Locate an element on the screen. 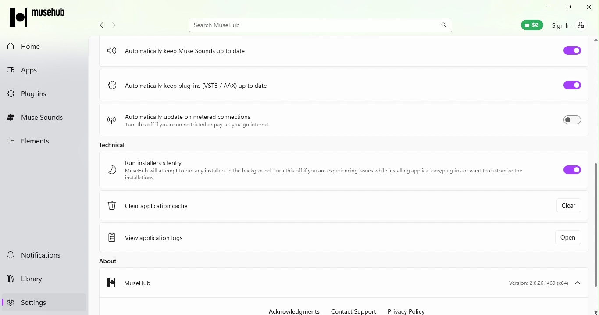 This screenshot has width=599, height=315. Clear application cache is located at coordinates (150, 204).